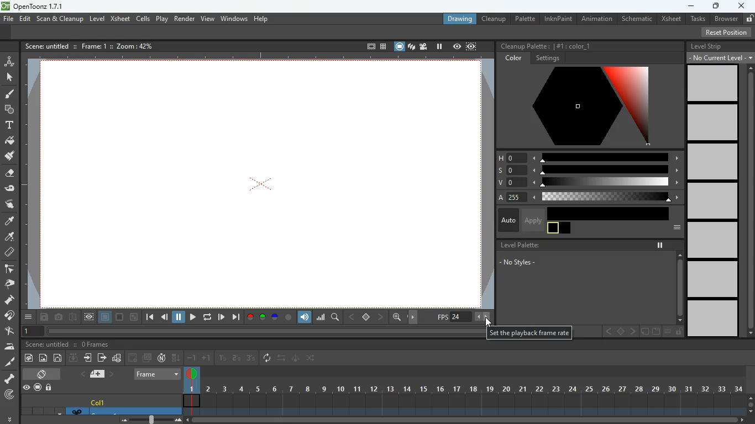 The image size is (755, 424). I want to click on close, so click(742, 5).